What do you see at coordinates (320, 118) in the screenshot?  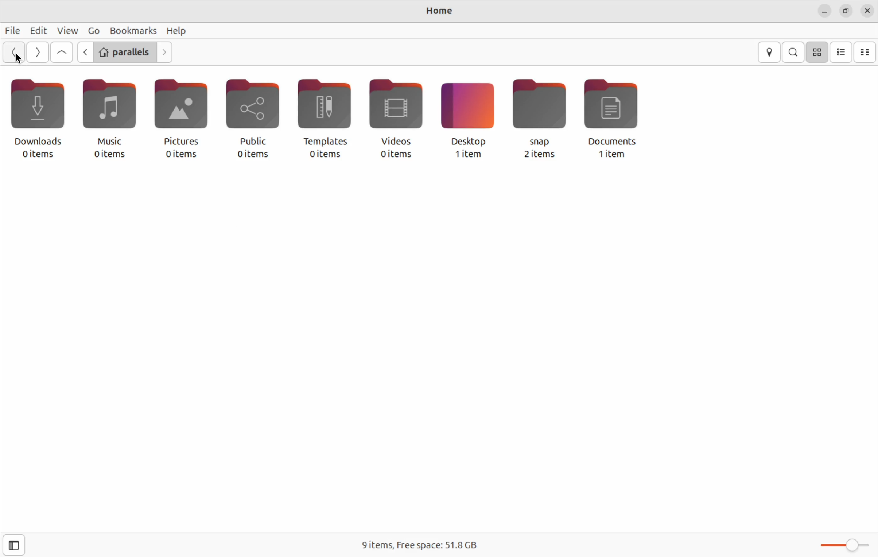 I see `templates 0 items` at bounding box center [320, 118].